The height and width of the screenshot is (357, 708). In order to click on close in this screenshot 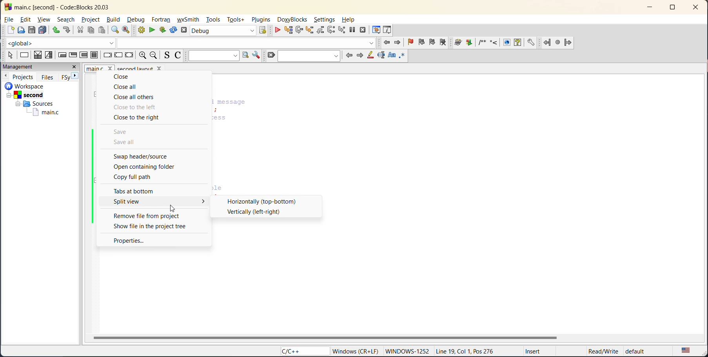, I will do `click(124, 77)`.